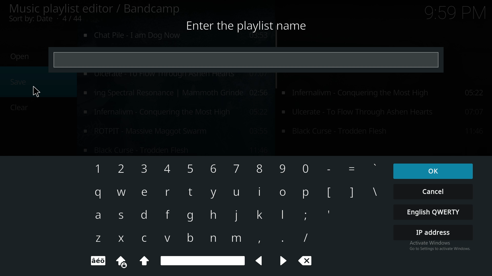  What do you see at coordinates (190, 168) in the screenshot?
I see `keyboard input` at bounding box center [190, 168].